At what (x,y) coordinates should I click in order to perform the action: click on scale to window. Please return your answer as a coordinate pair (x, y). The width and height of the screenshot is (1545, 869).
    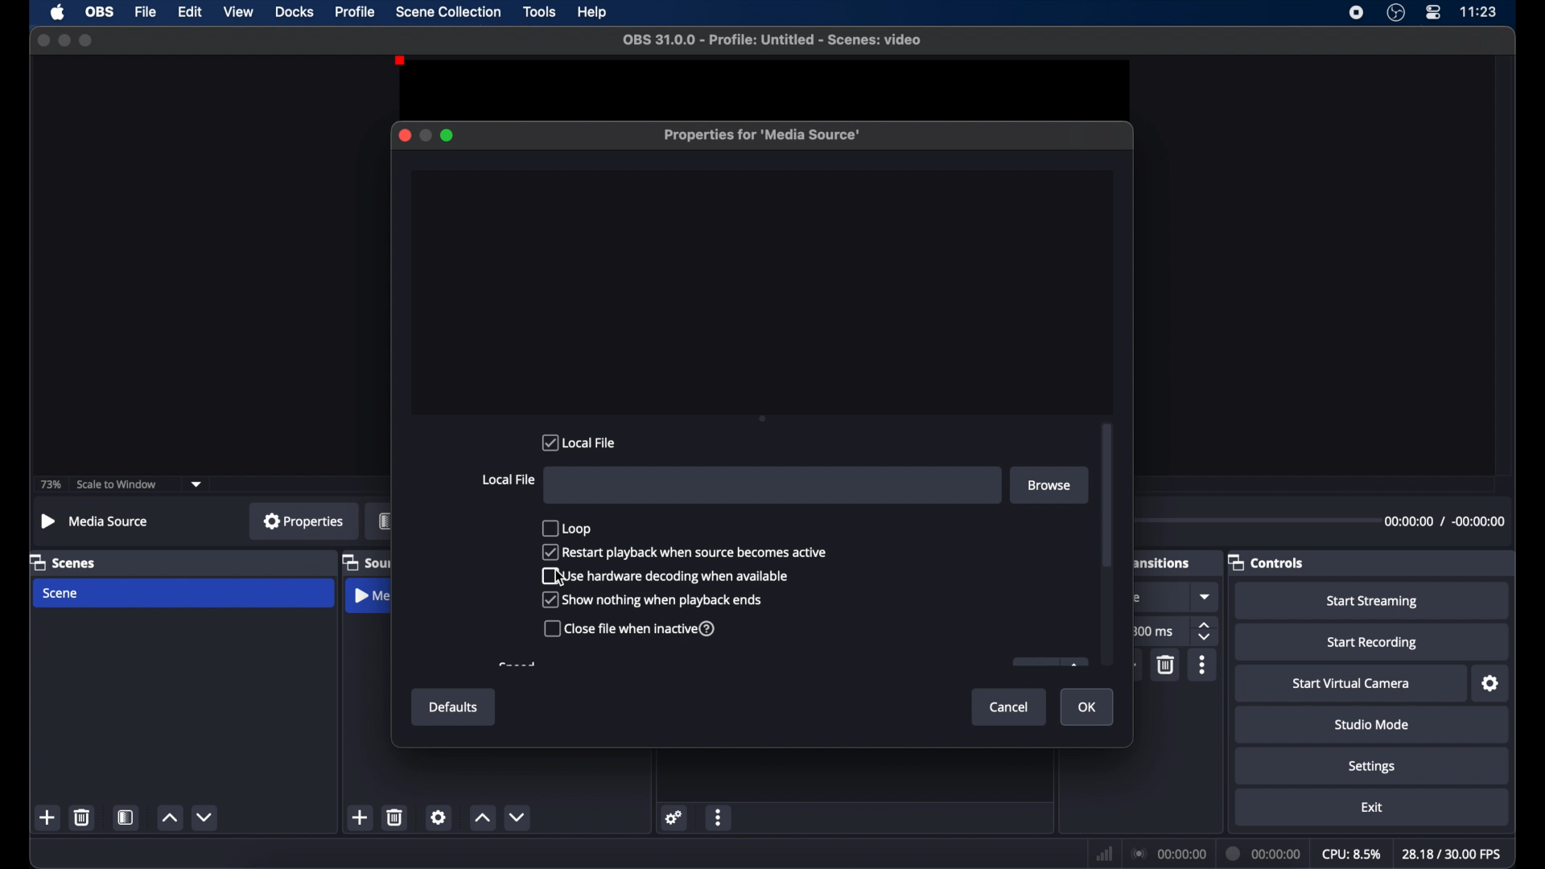
    Looking at the image, I should click on (117, 484).